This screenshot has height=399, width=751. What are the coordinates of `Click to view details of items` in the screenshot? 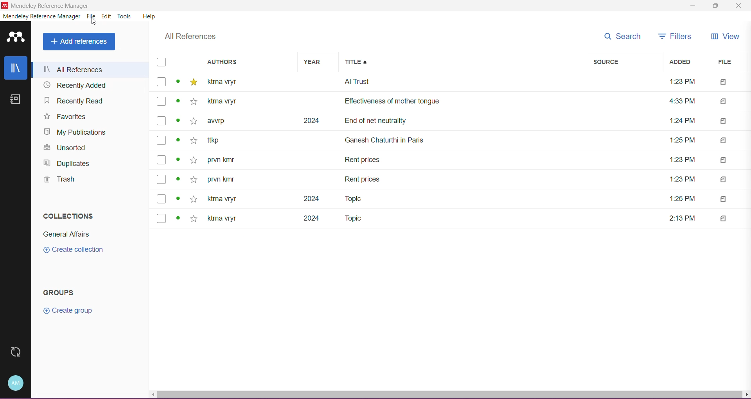 It's located at (179, 150).